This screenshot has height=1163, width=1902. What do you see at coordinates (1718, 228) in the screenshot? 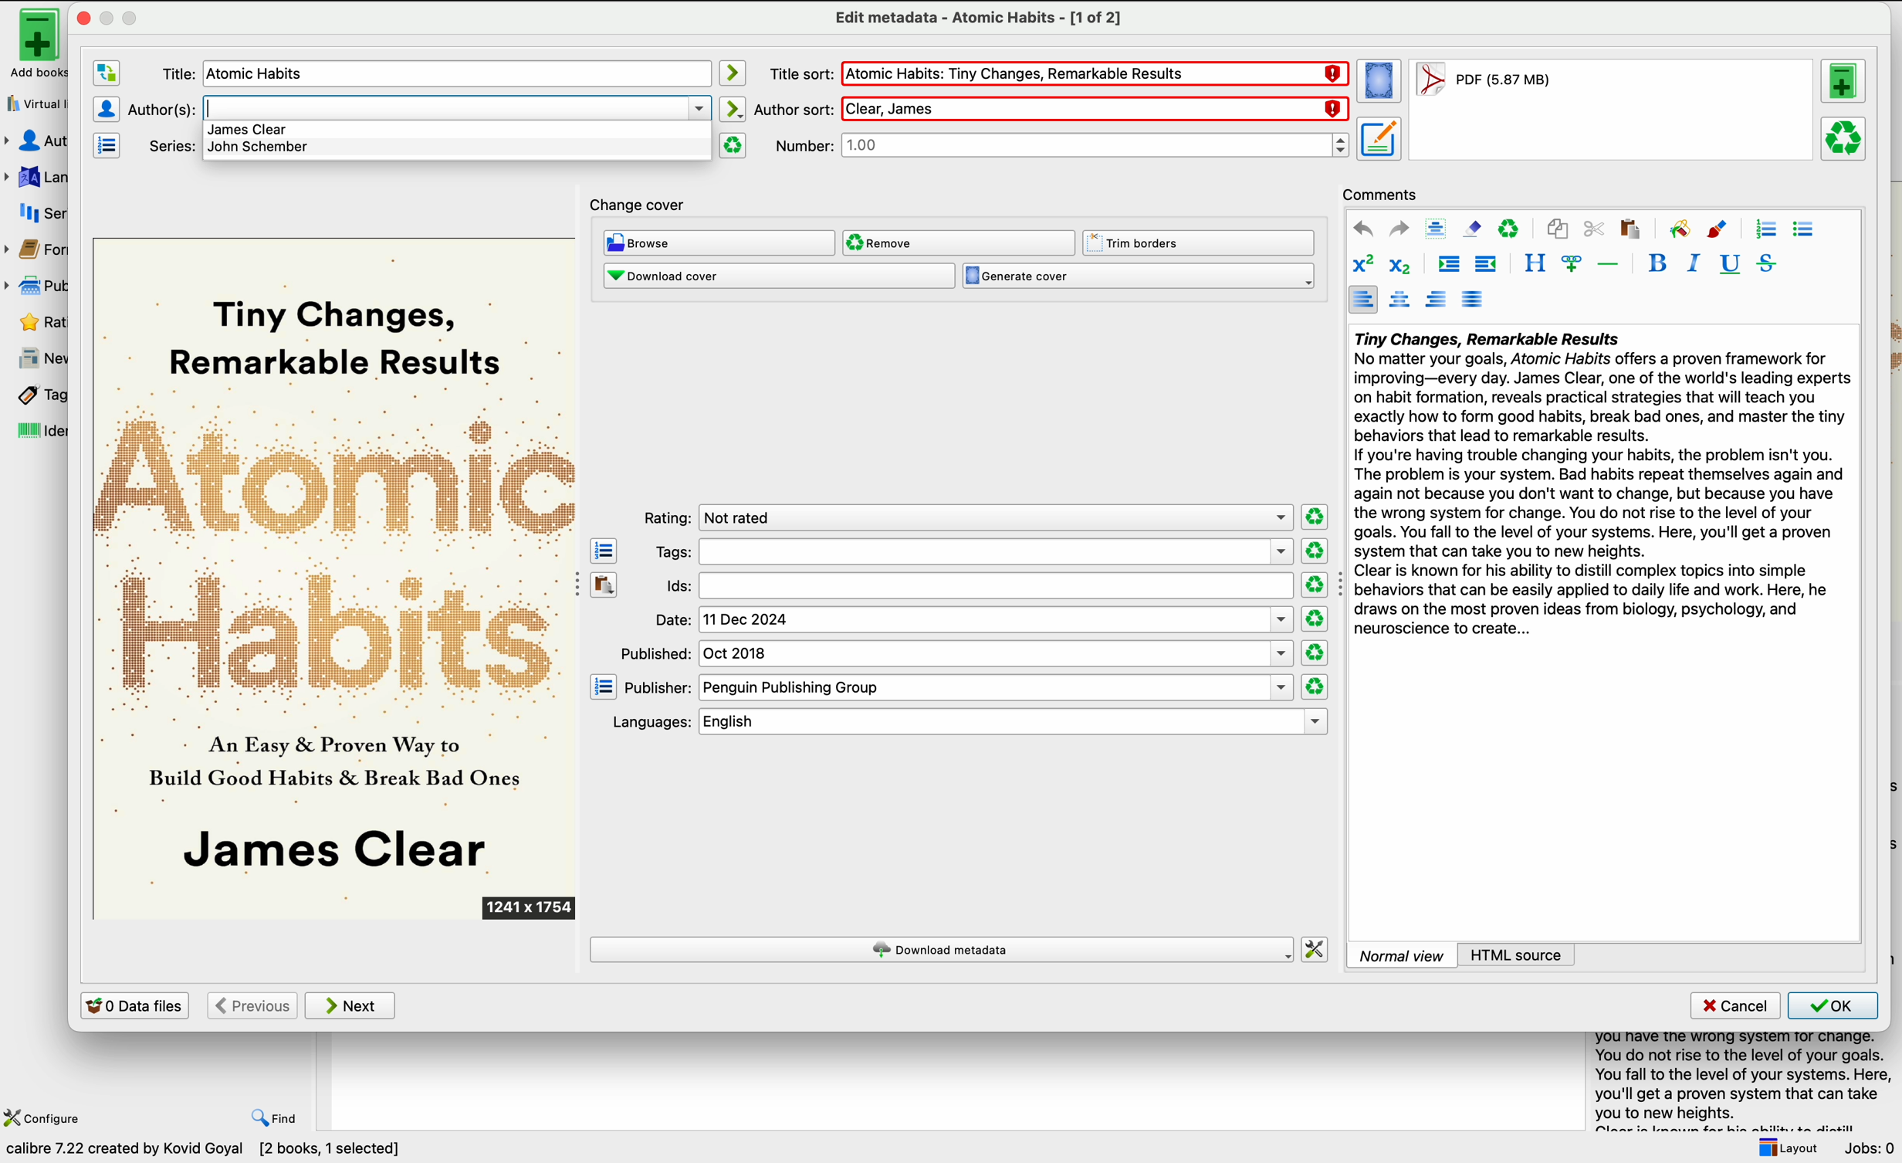
I see `foreground color` at bounding box center [1718, 228].